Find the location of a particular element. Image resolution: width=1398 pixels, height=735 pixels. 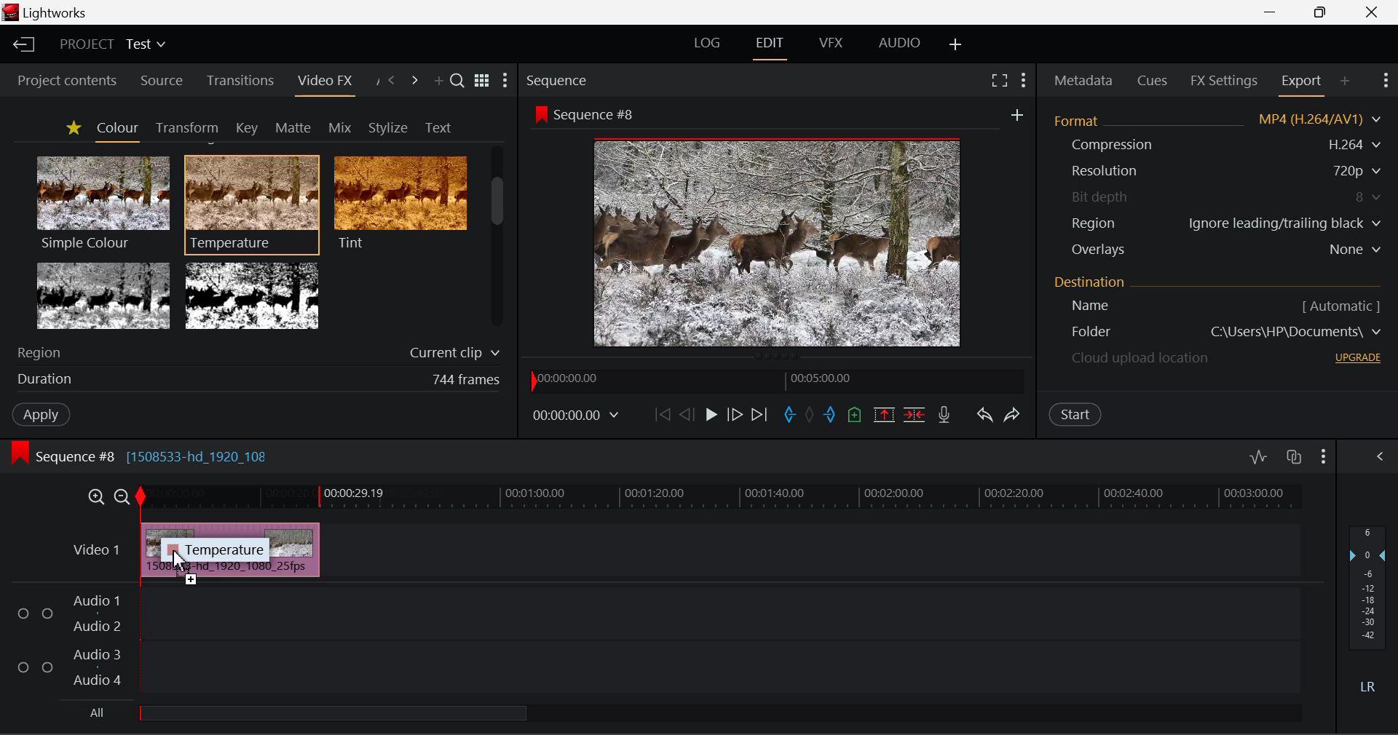

Project Title is located at coordinates (112, 42).